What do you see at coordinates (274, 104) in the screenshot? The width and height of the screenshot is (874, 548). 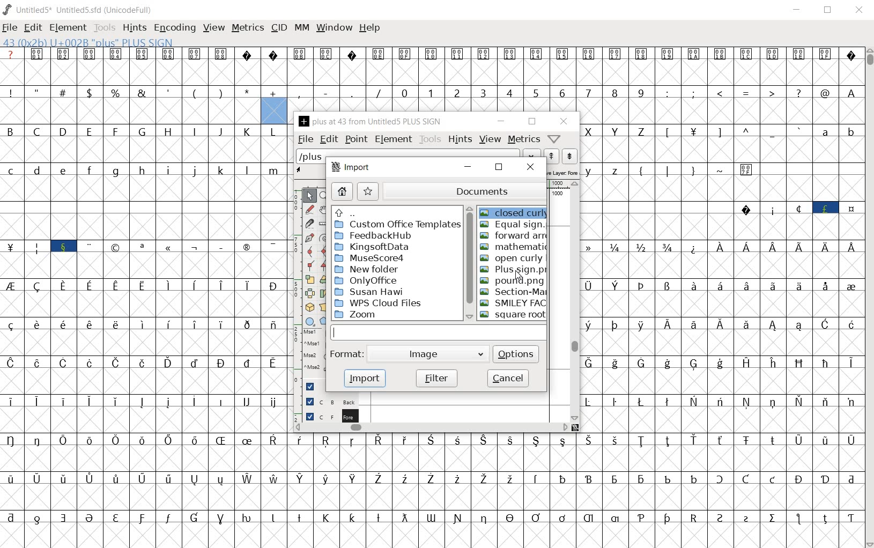 I see `addition` at bounding box center [274, 104].